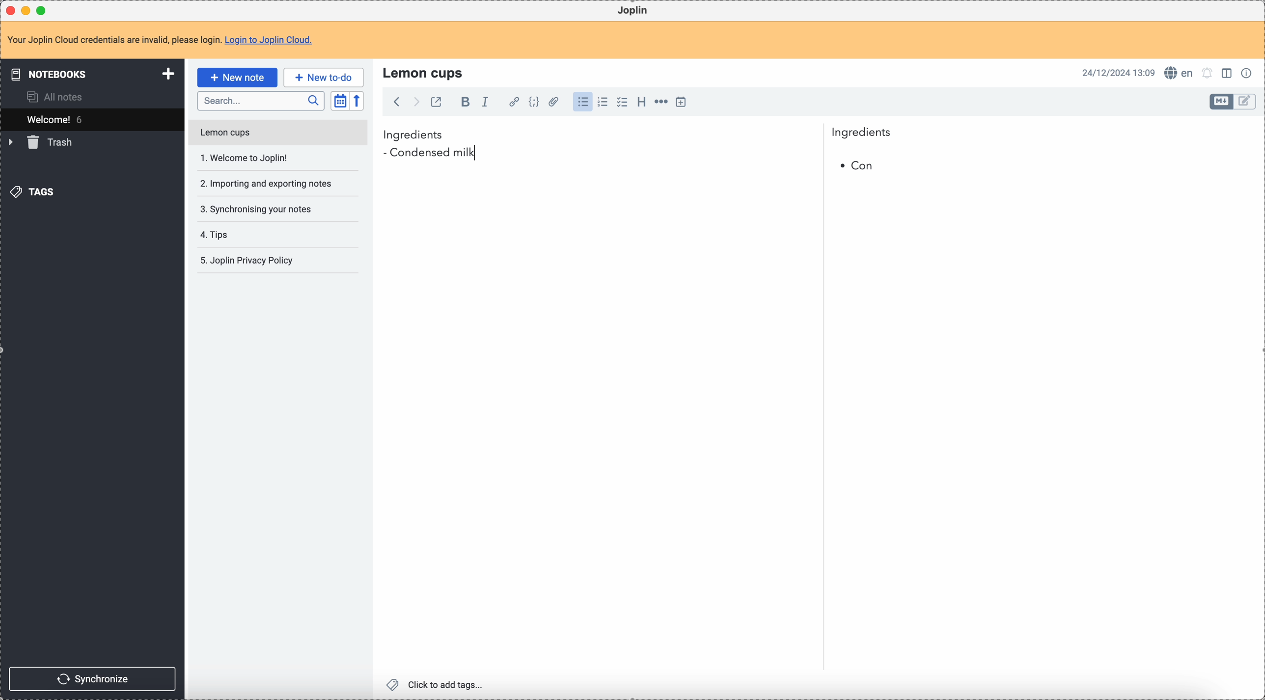  I want to click on synchronising your notes, so click(255, 208).